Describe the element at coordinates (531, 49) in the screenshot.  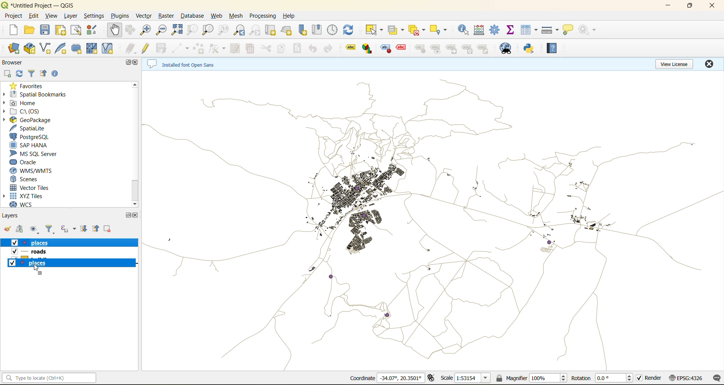
I see `python` at that location.